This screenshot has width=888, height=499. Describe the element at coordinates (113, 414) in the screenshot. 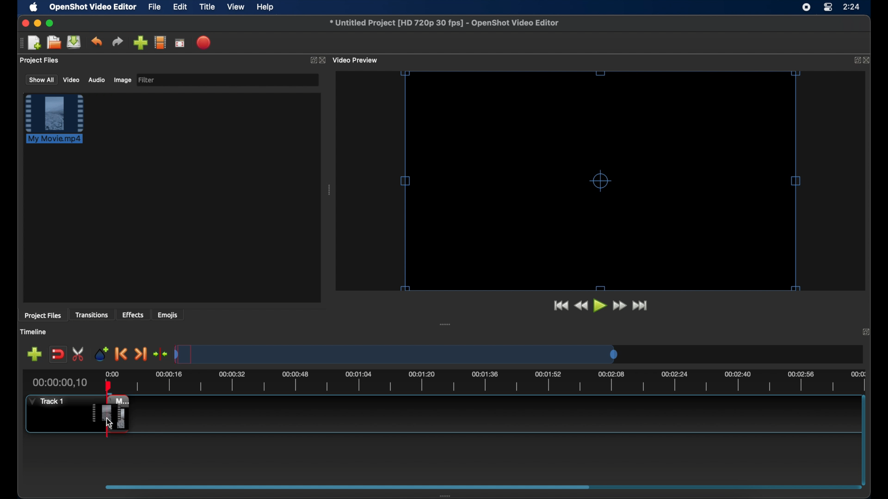

I see `drag  cursor` at that location.